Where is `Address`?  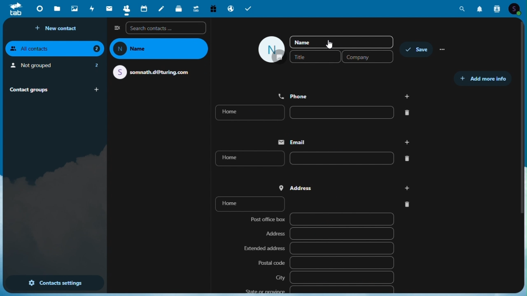 Address is located at coordinates (346, 187).